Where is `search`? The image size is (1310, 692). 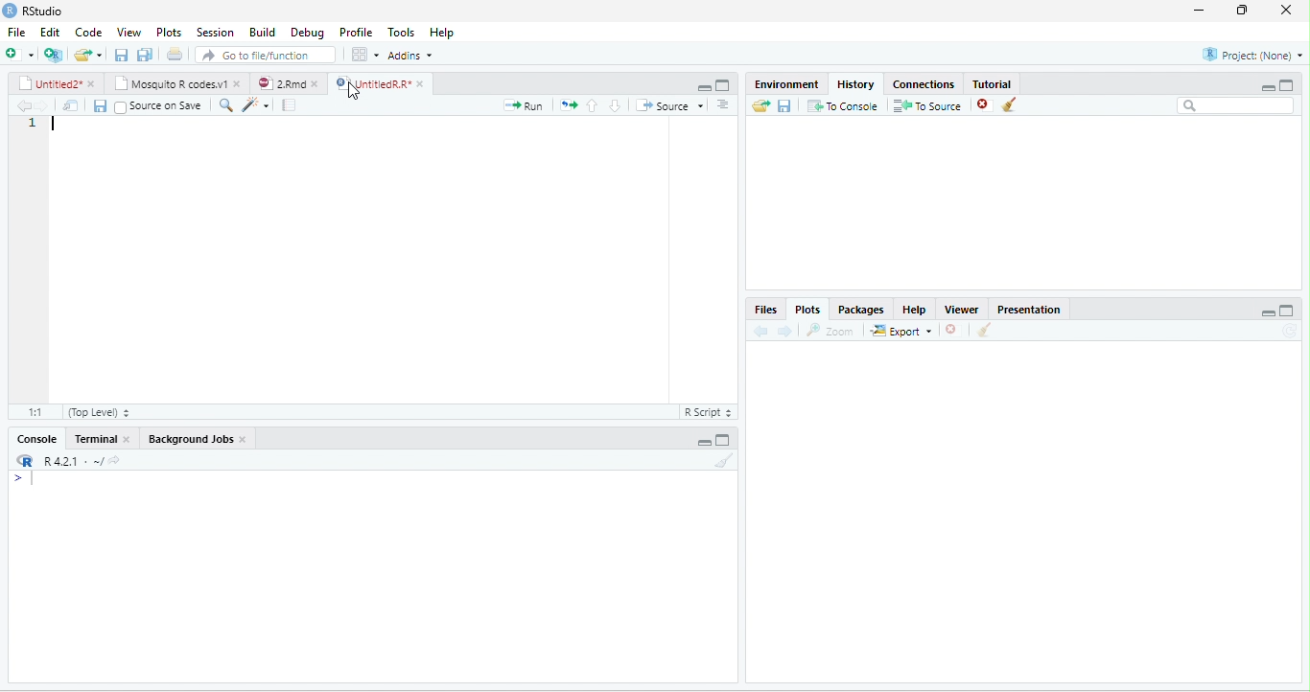 search is located at coordinates (248, 104).